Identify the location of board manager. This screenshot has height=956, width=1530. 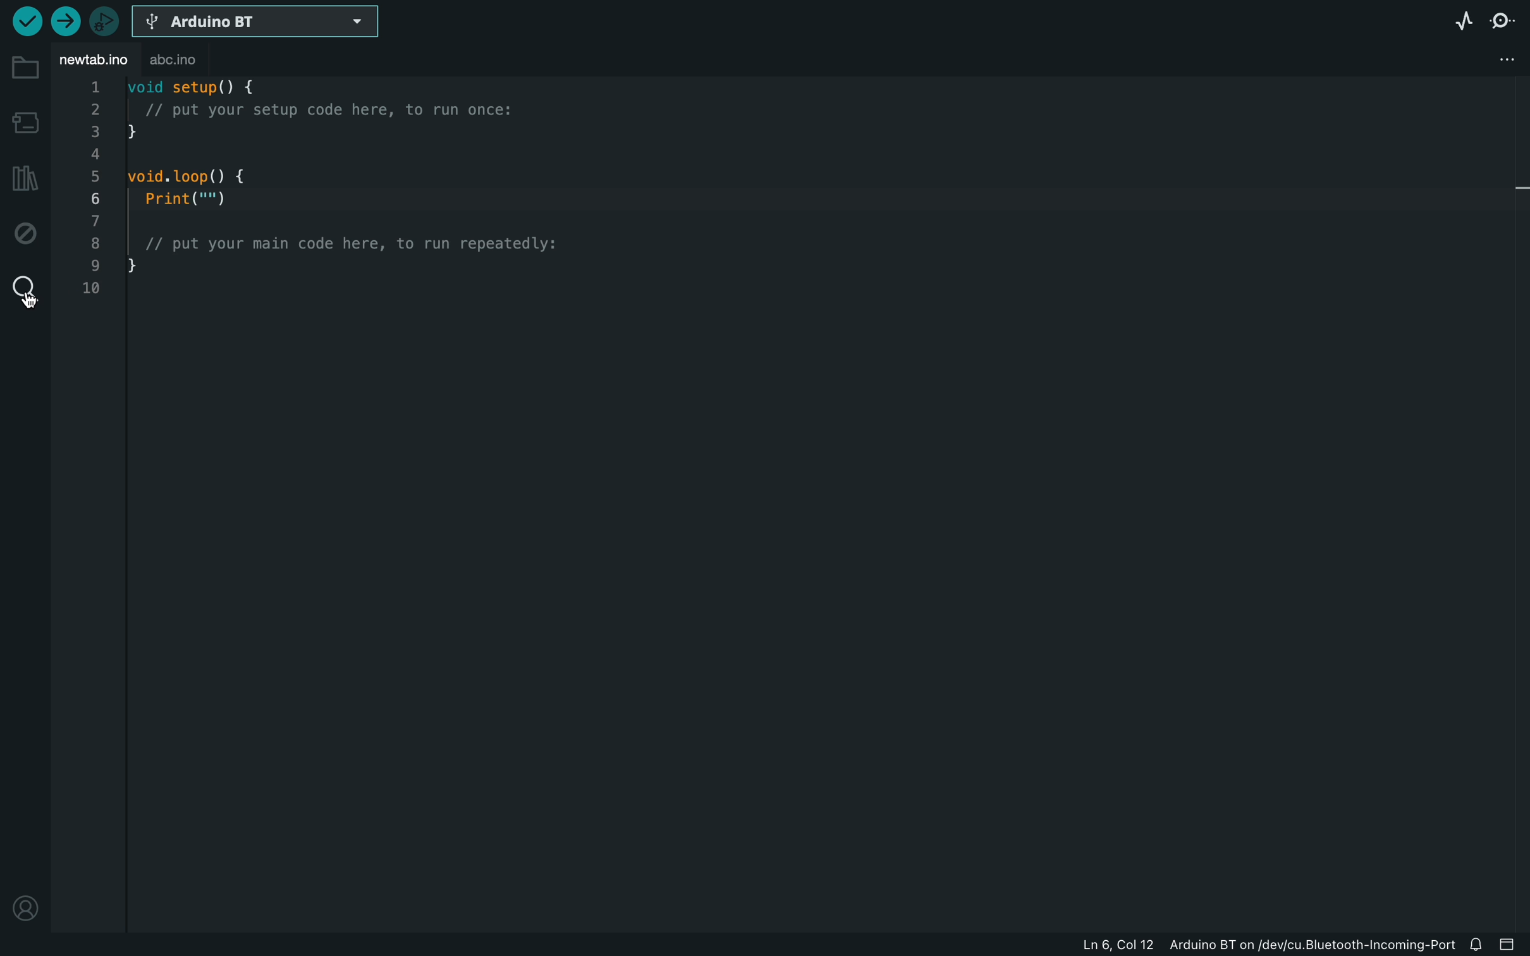
(26, 122).